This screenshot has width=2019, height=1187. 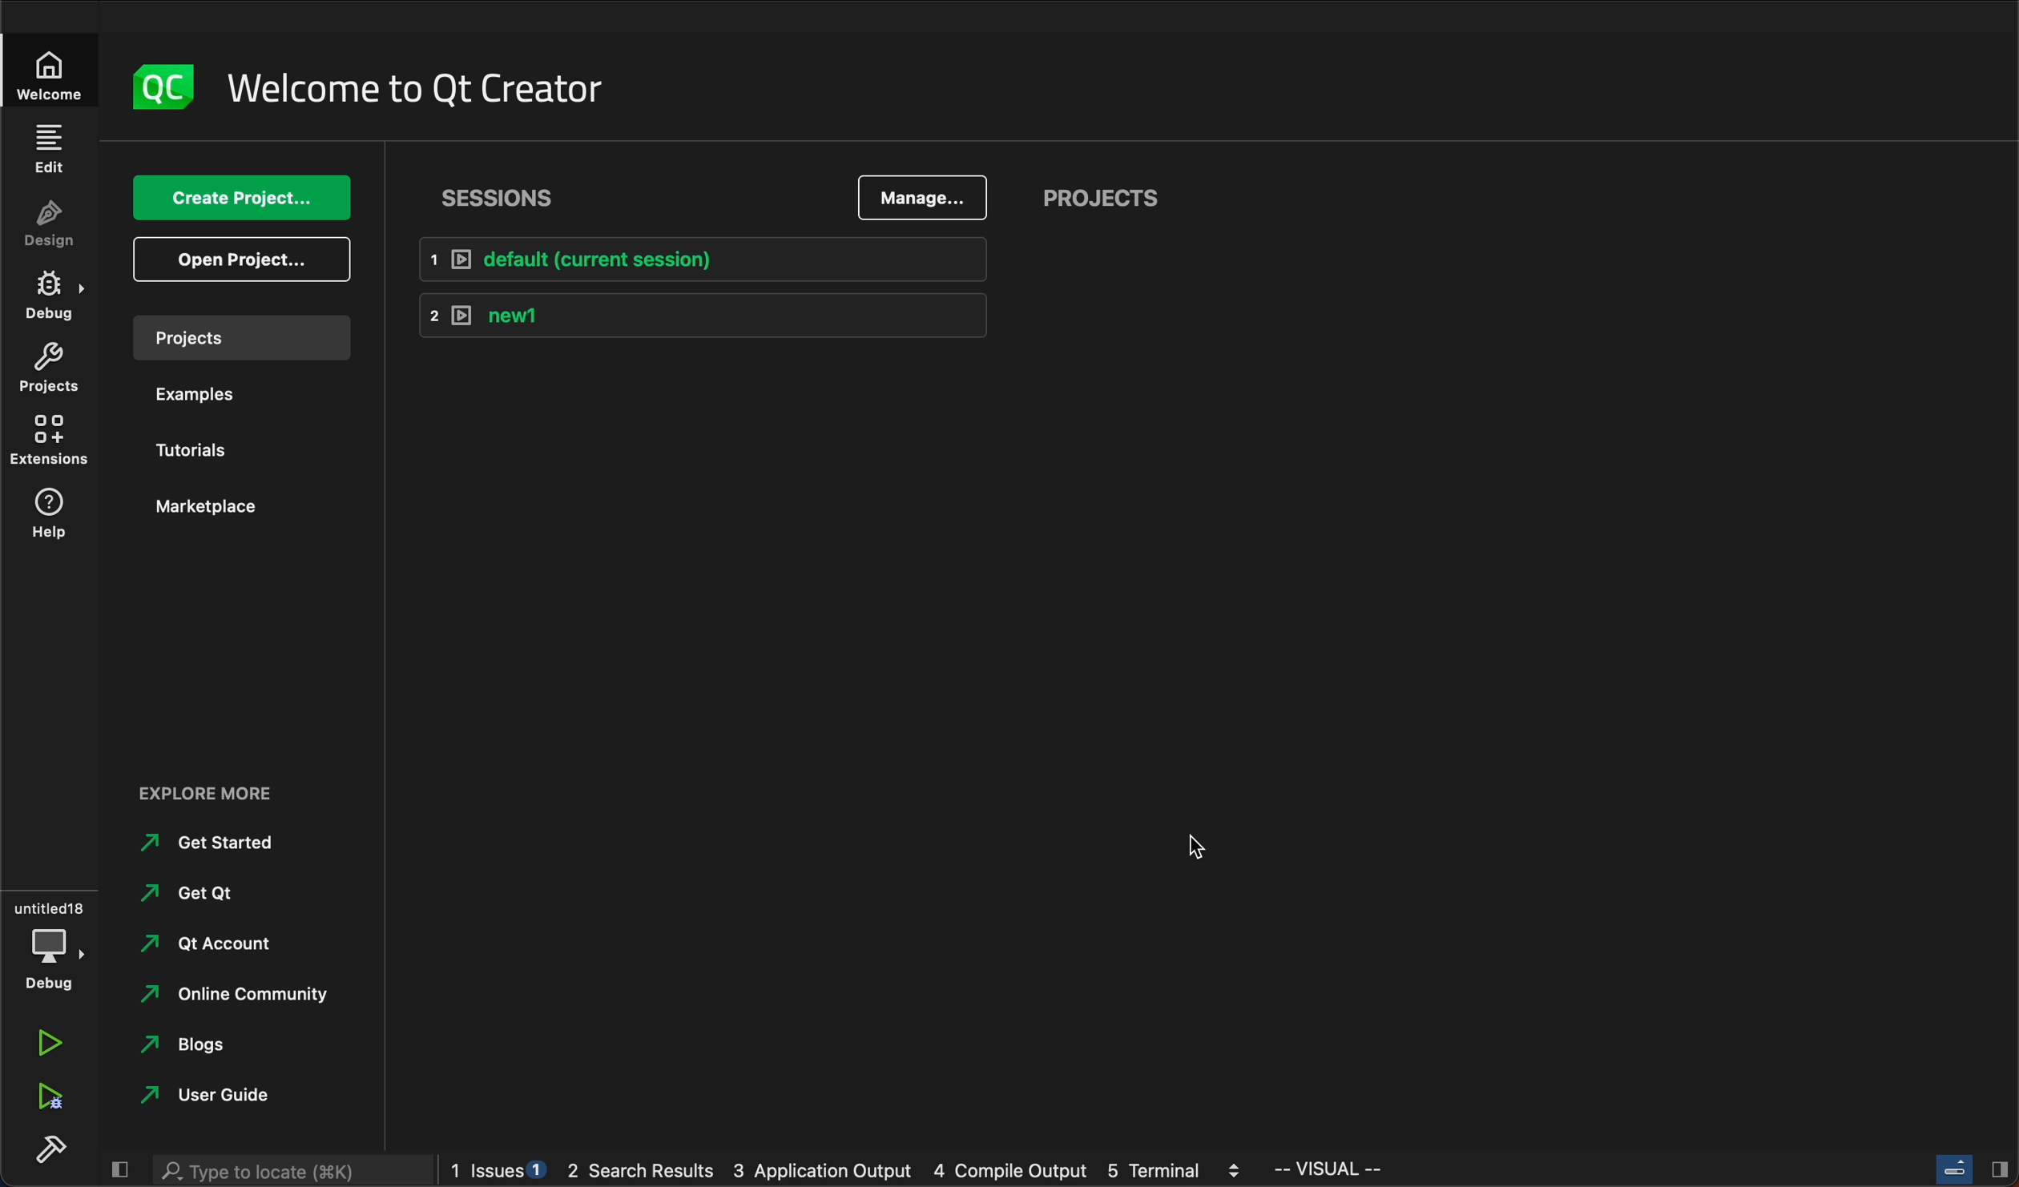 I want to click on debug, so click(x=52, y=950).